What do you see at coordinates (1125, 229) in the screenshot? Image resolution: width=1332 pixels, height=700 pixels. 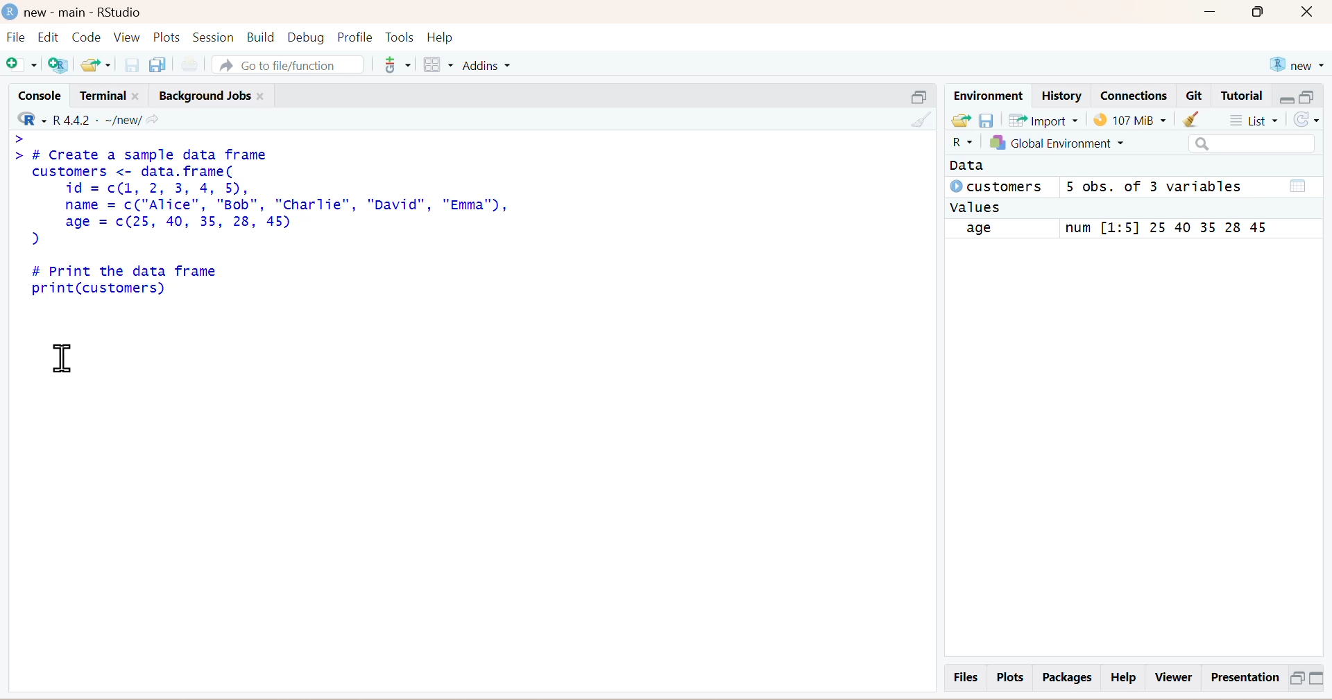 I see `age num [1:5] 25 40 35 28 45` at bounding box center [1125, 229].